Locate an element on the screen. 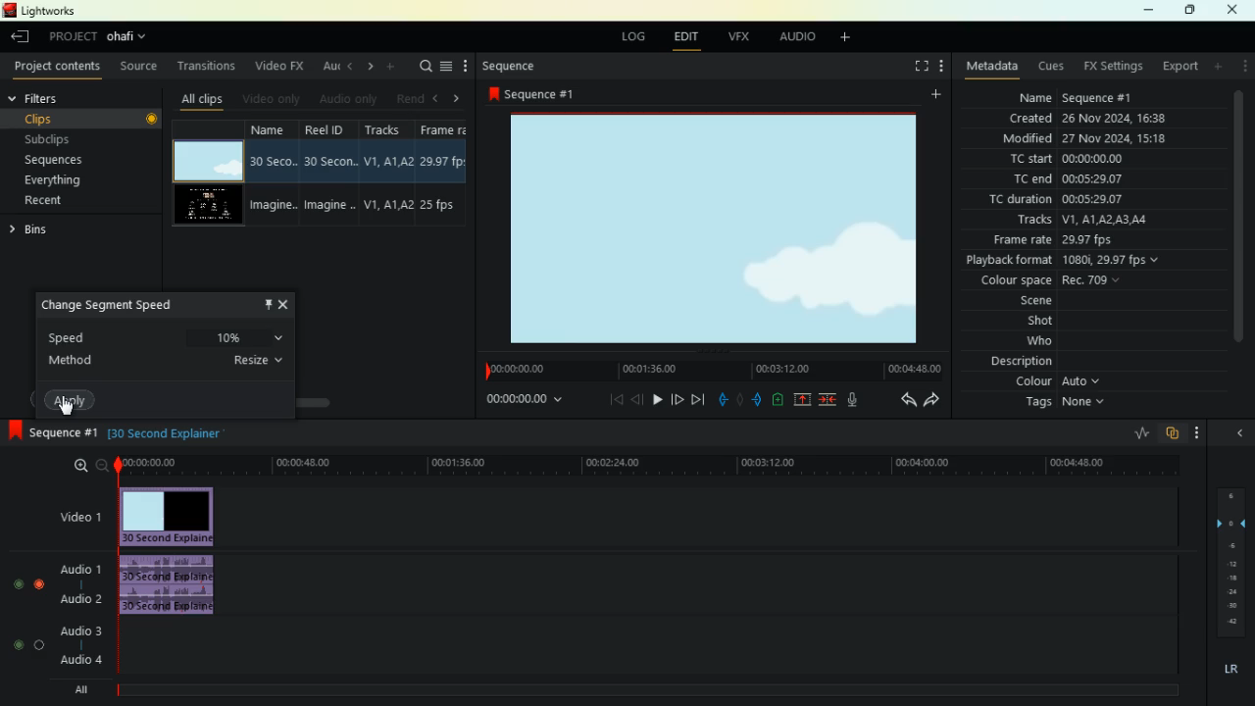  audio4 is located at coordinates (84, 659).